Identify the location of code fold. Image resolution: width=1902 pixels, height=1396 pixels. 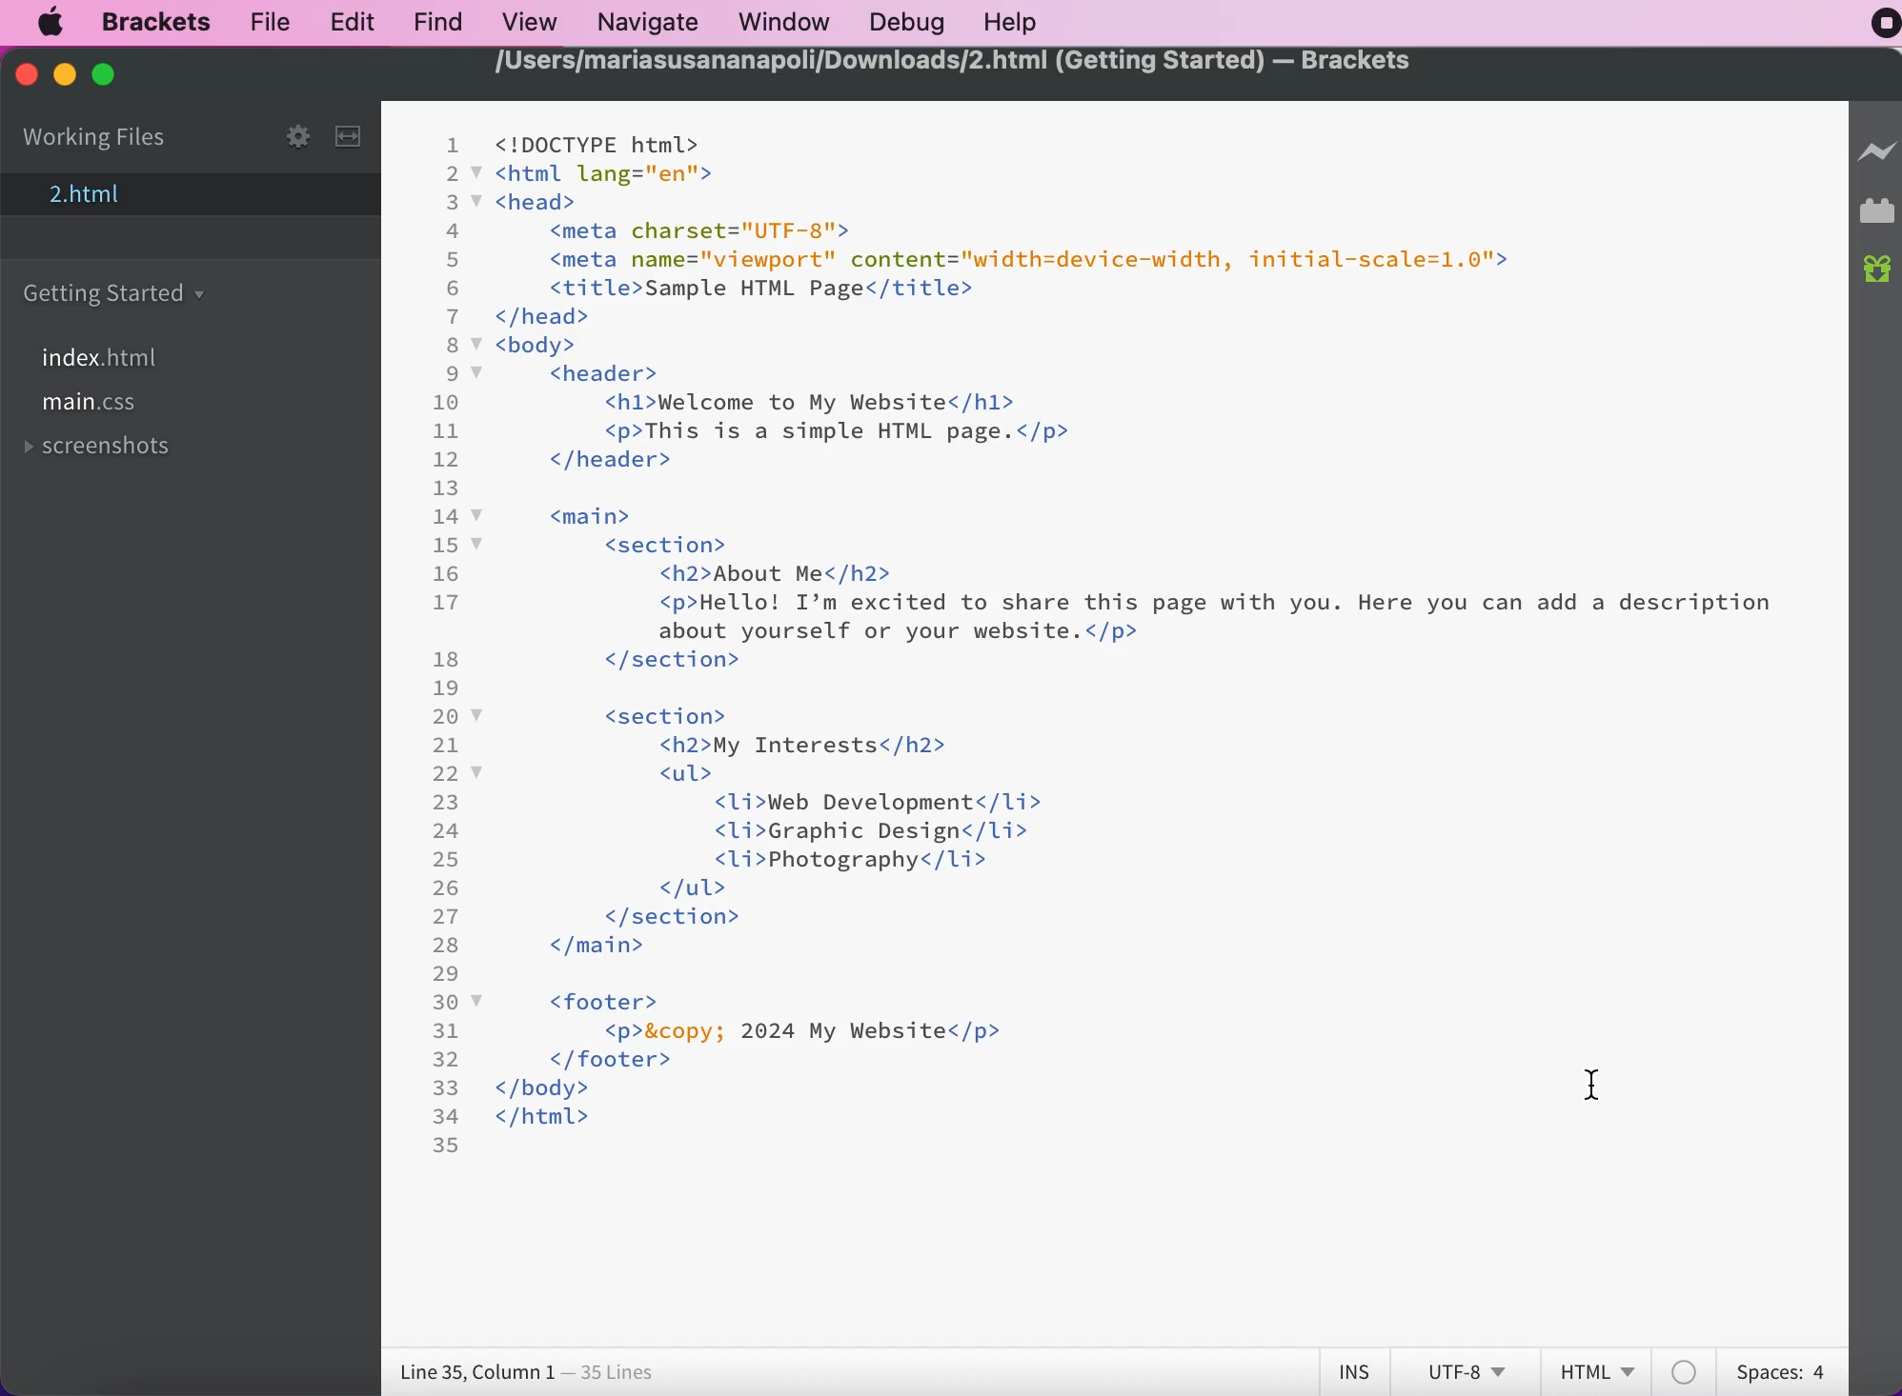
(477, 999).